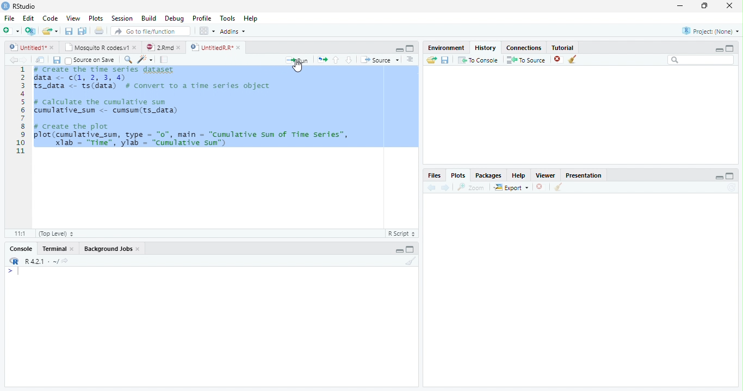  Describe the element at coordinates (298, 67) in the screenshot. I see `Cursor` at that location.